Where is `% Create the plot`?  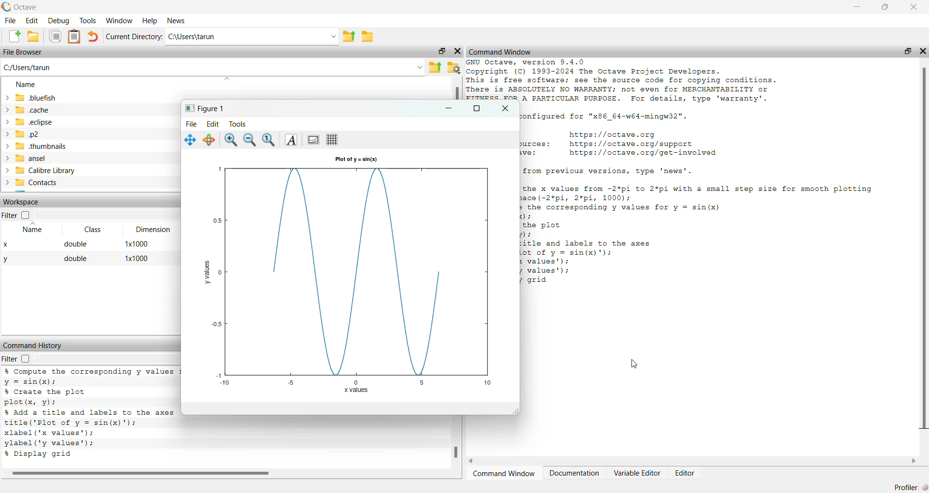 % Create the plot is located at coordinates (45, 392).